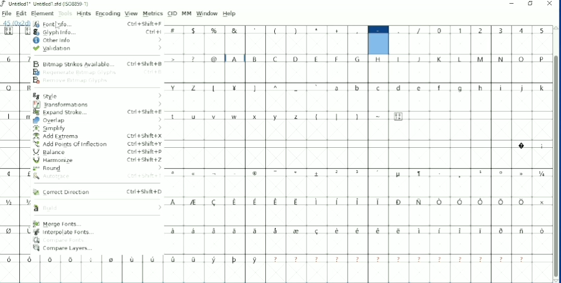 Image resolution: width=561 pixels, height=283 pixels. Describe the element at coordinates (97, 192) in the screenshot. I see `Correct Direction` at that location.